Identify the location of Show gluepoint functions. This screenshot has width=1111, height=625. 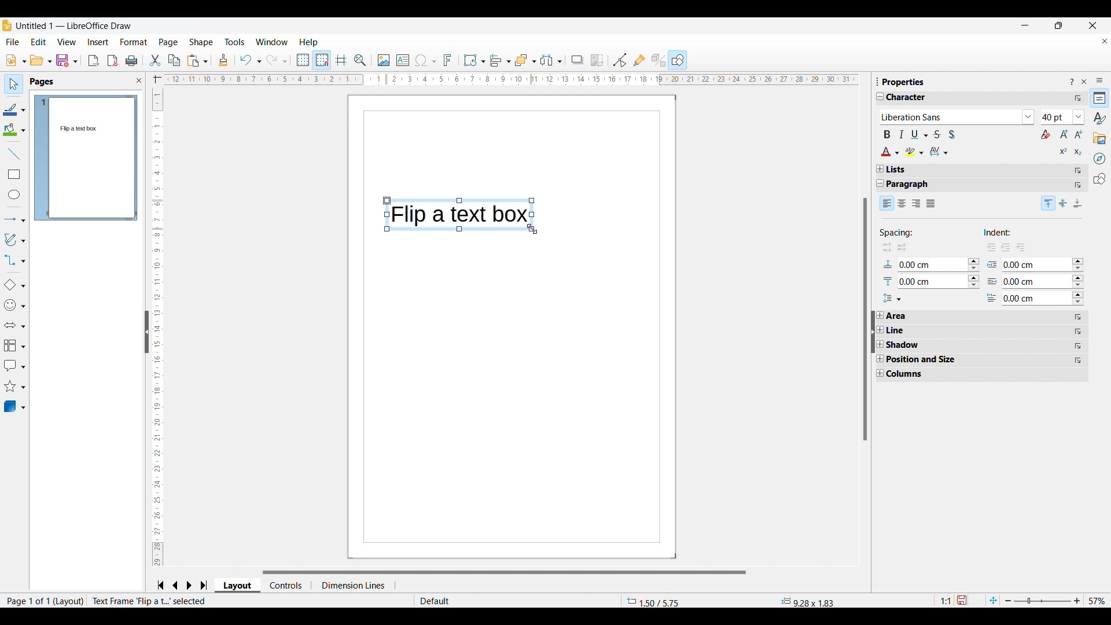
(640, 60).